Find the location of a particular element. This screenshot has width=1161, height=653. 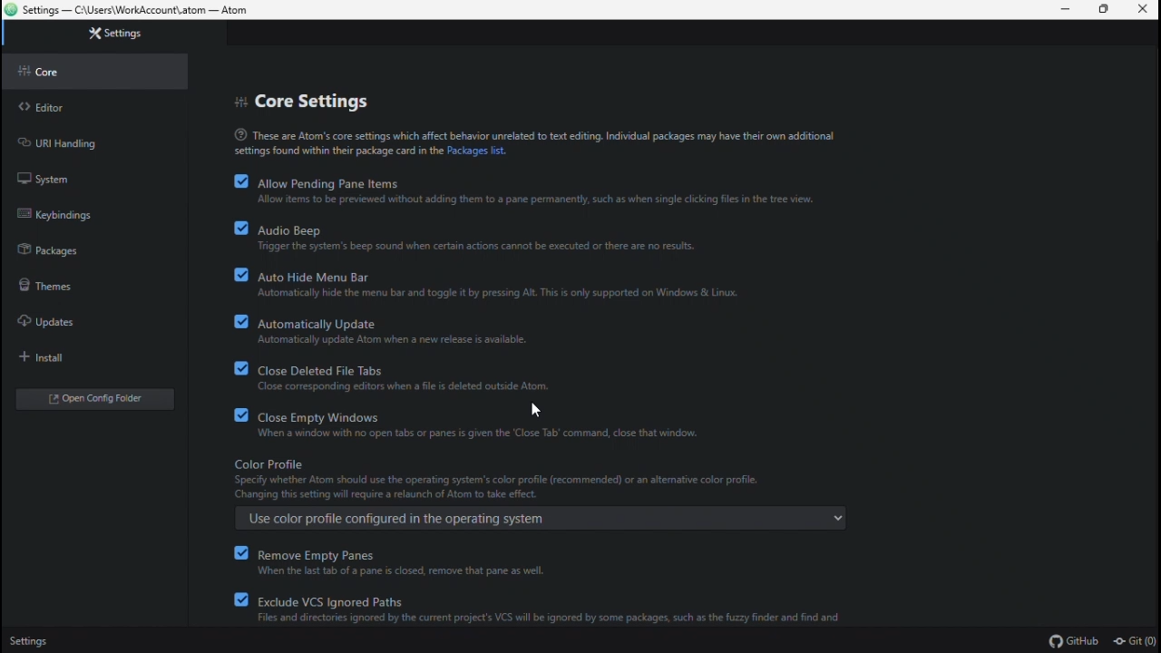

install is located at coordinates (79, 359).